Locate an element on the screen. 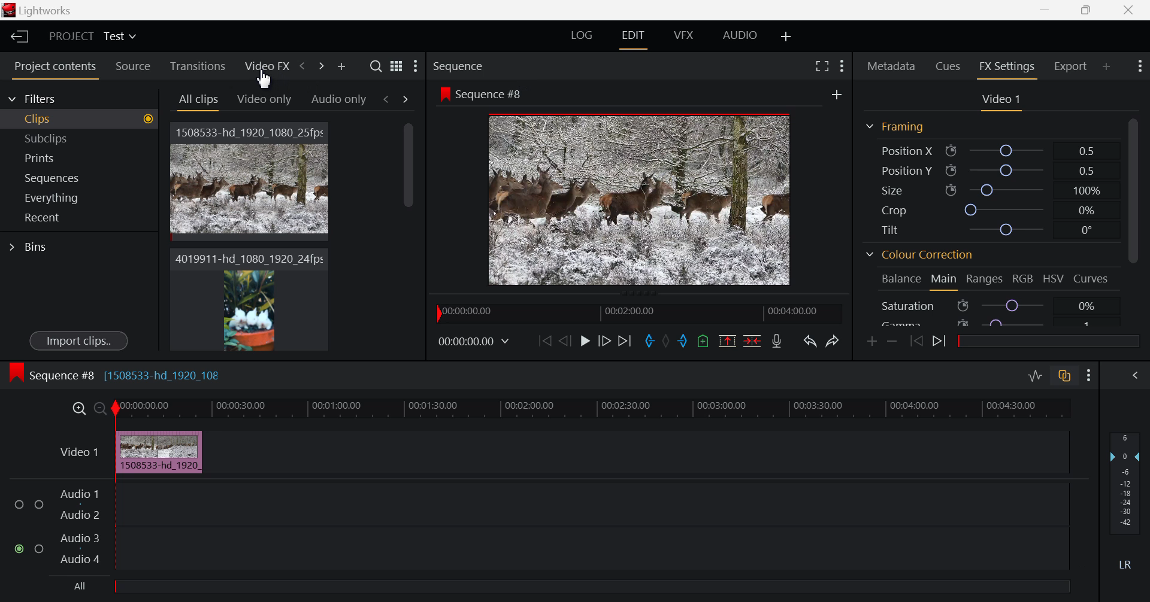 The height and width of the screenshot is (602, 1150). Undo is located at coordinates (811, 342).